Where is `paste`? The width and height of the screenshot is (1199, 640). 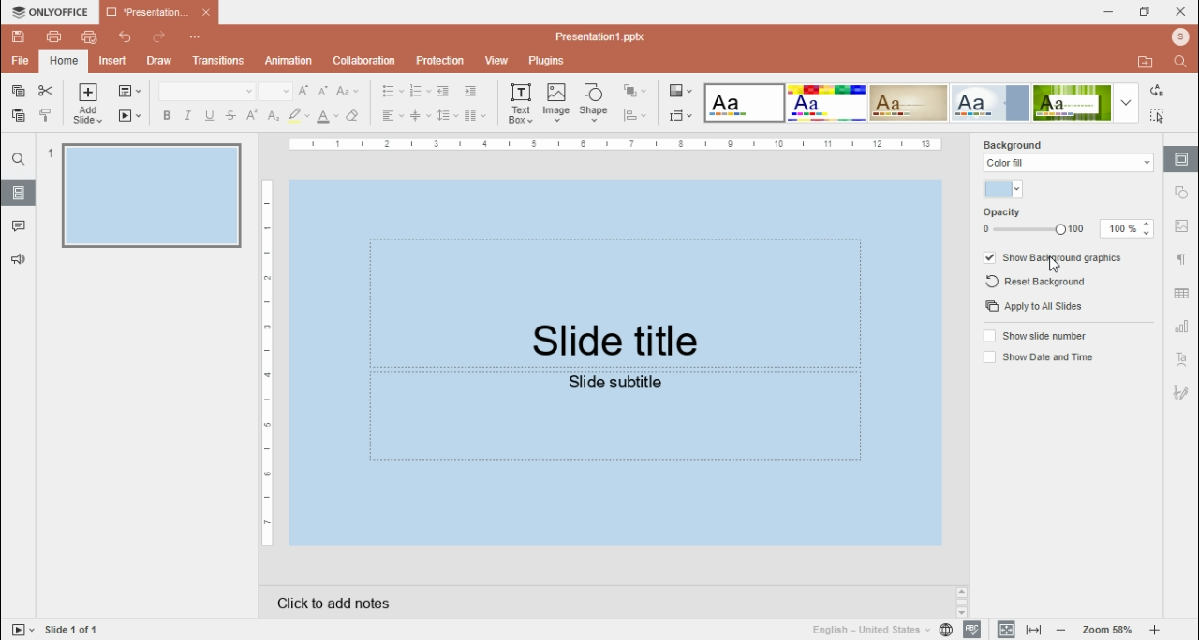 paste is located at coordinates (18, 115).